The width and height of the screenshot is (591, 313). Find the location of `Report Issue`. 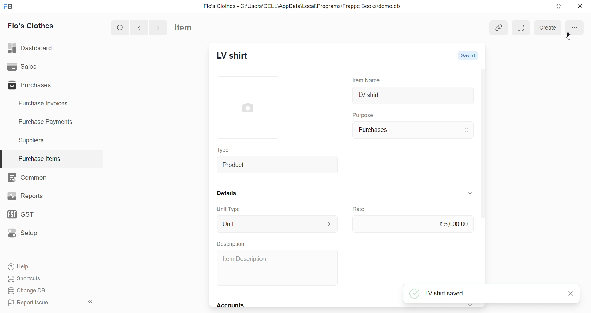

Report Issue is located at coordinates (38, 302).